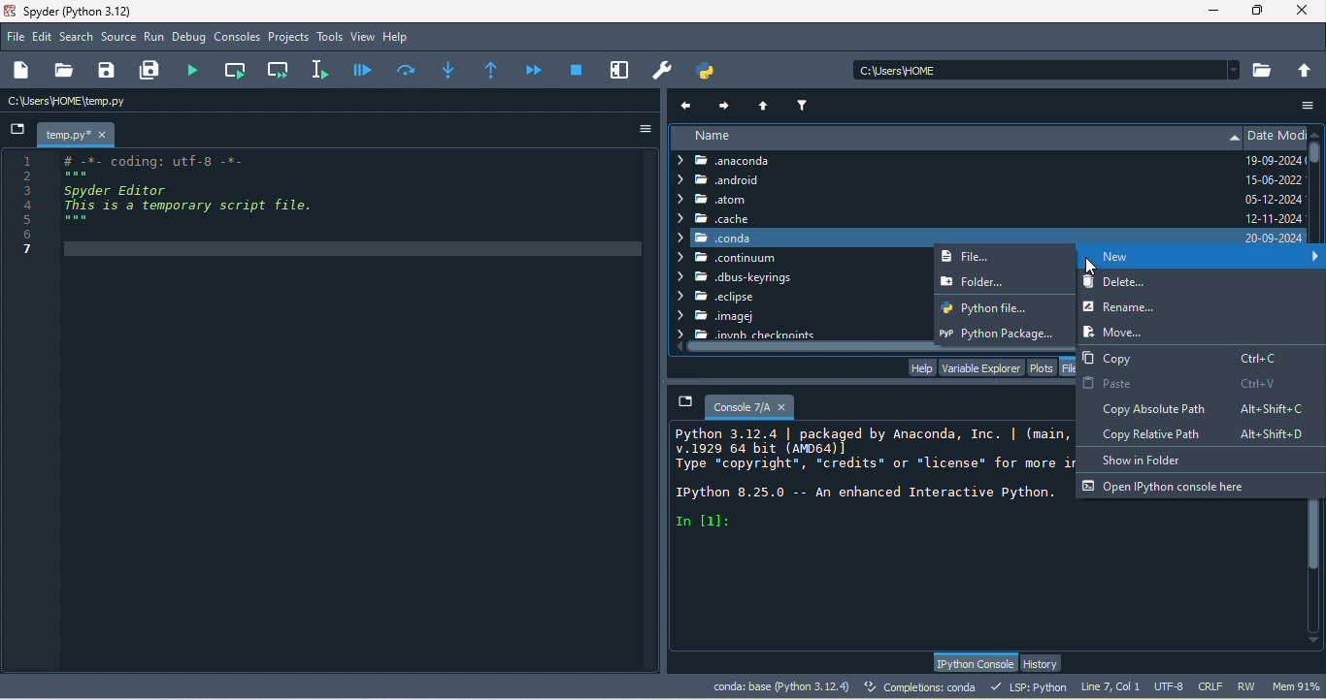 This screenshot has height=700, width=1326. What do you see at coordinates (1196, 407) in the screenshot?
I see `copy absolute path` at bounding box center [1196, 407].